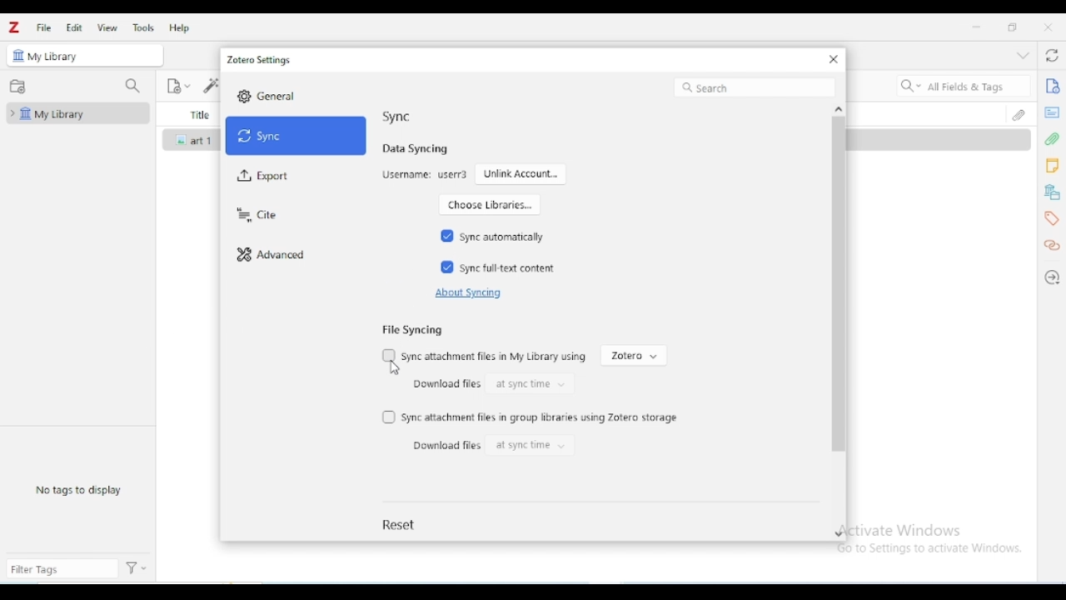 Image resolution: width=1066 pixels, height=600 pixels. What do you see at coordinates (278, 96) in the screenshot?
I see `General` at bounding box center [278, 96].